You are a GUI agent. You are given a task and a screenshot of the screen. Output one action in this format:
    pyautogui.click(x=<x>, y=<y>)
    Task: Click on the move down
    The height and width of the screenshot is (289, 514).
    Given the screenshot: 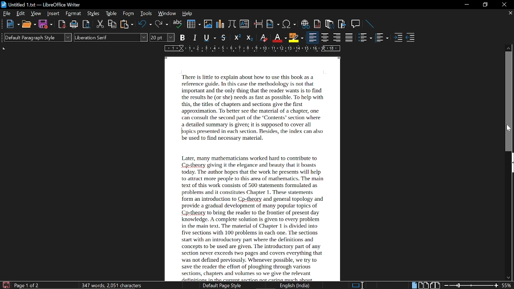 What is the action you would take?
    pyautogui.click(x=509, y=278)
    